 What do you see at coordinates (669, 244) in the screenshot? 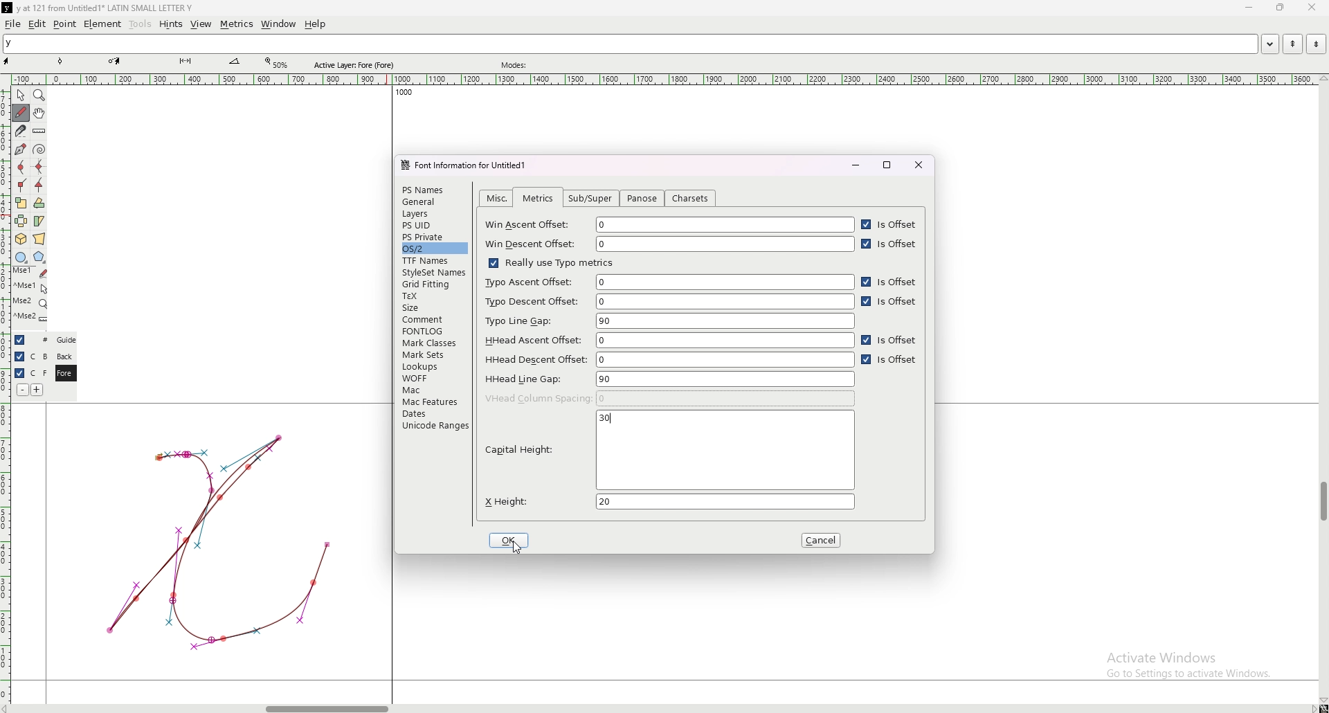
I see `win descent offset 0` at bounding box center [669, 244].